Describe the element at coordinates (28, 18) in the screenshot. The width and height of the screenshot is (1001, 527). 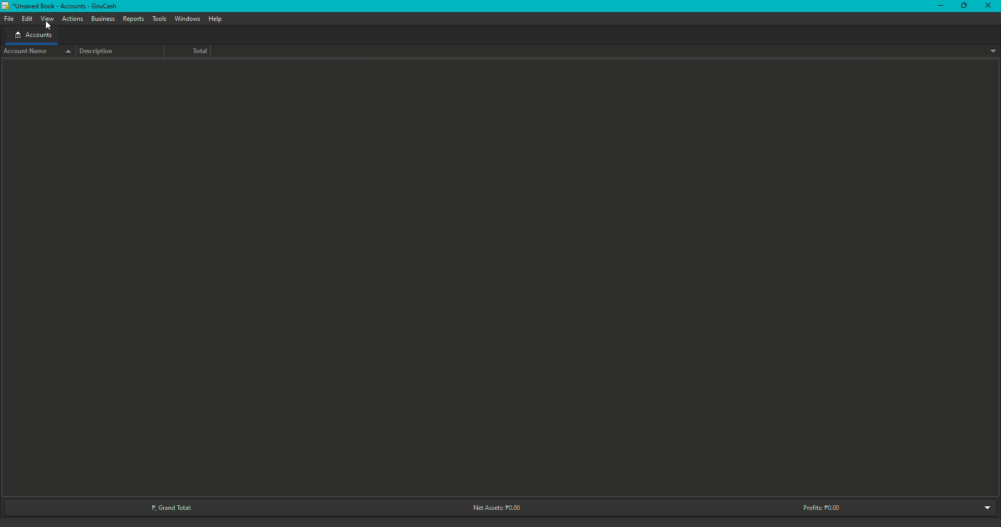
I see `Edit` at that location.